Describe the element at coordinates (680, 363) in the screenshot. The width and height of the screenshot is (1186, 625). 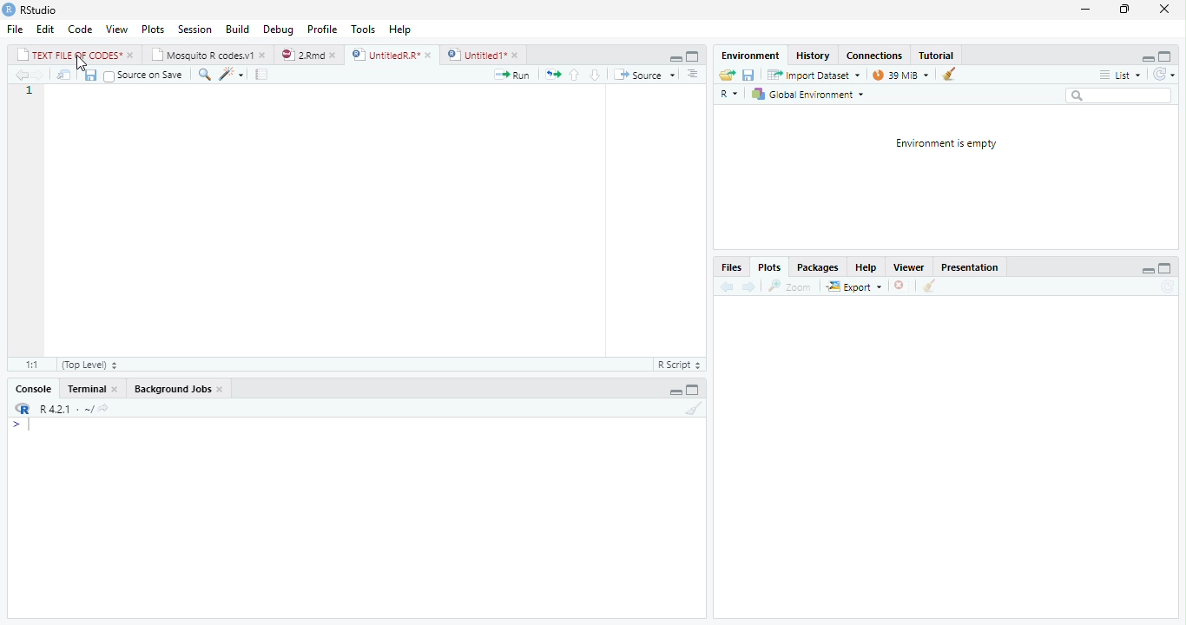
I see `R Script` at that location.